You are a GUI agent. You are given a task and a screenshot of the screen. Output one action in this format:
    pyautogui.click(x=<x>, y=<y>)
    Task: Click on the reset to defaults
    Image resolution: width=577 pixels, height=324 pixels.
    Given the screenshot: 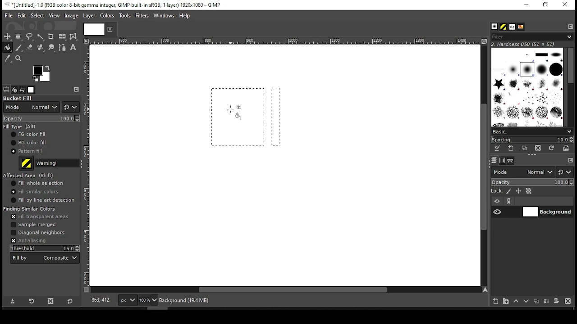 What is the action you would take?
    pyautogui.click(x=70, y=301)
    